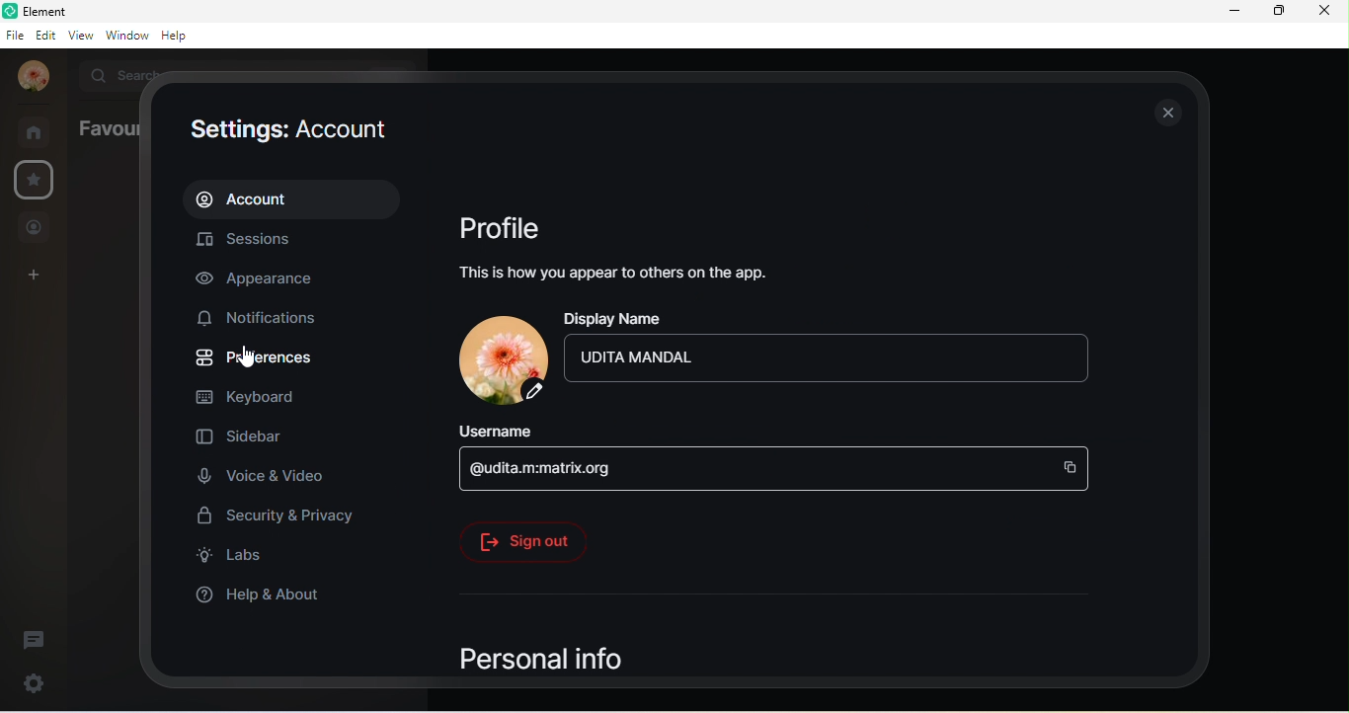  Describe the element at coordinates (243, 357) in the screenshot. I see `cursor movement` at that location.